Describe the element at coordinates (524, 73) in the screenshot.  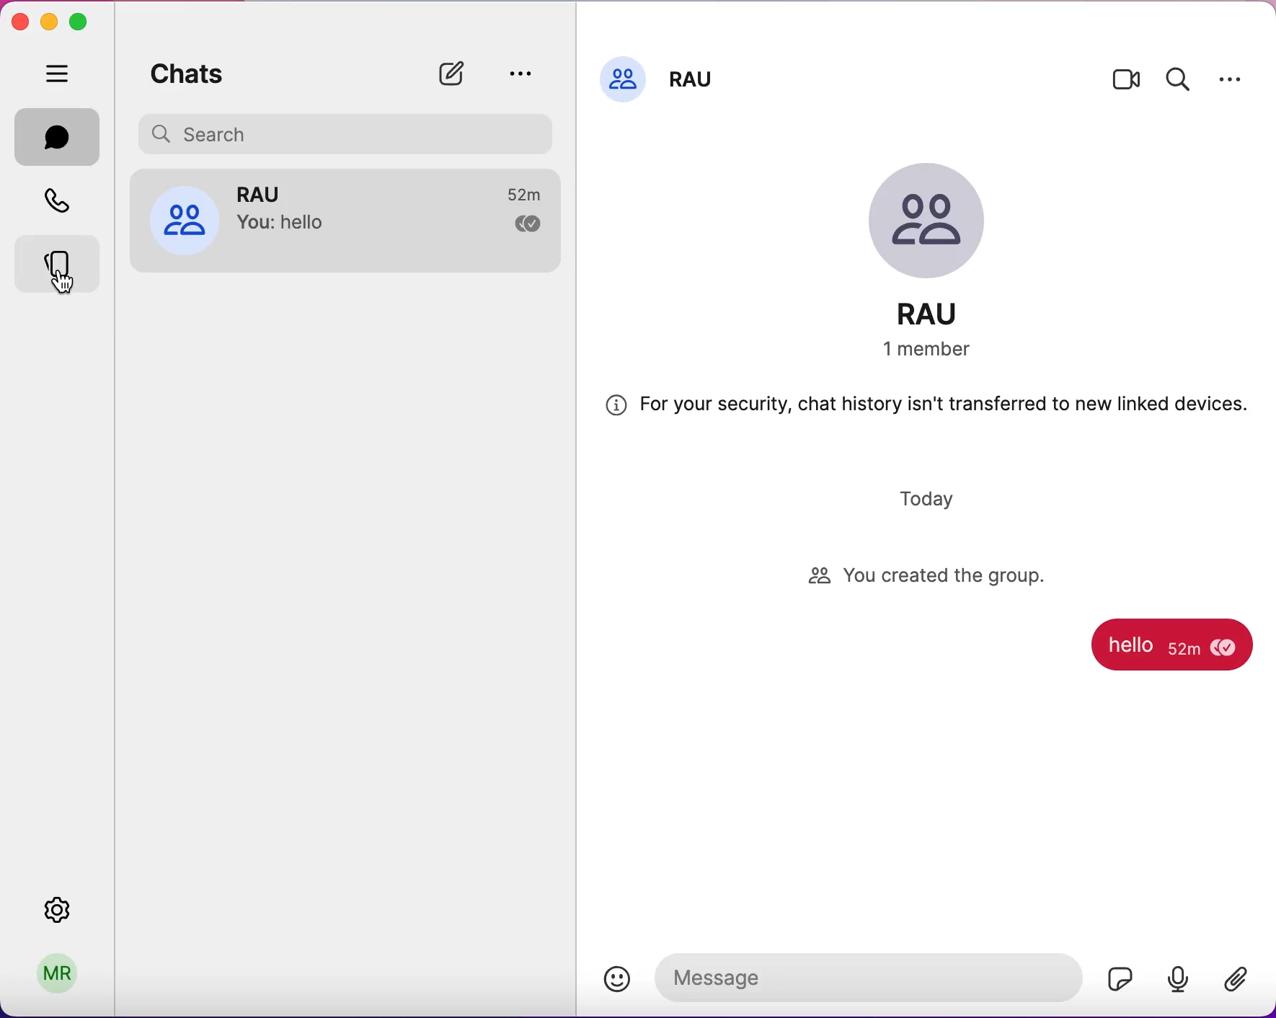
I see `view archive` at that location.